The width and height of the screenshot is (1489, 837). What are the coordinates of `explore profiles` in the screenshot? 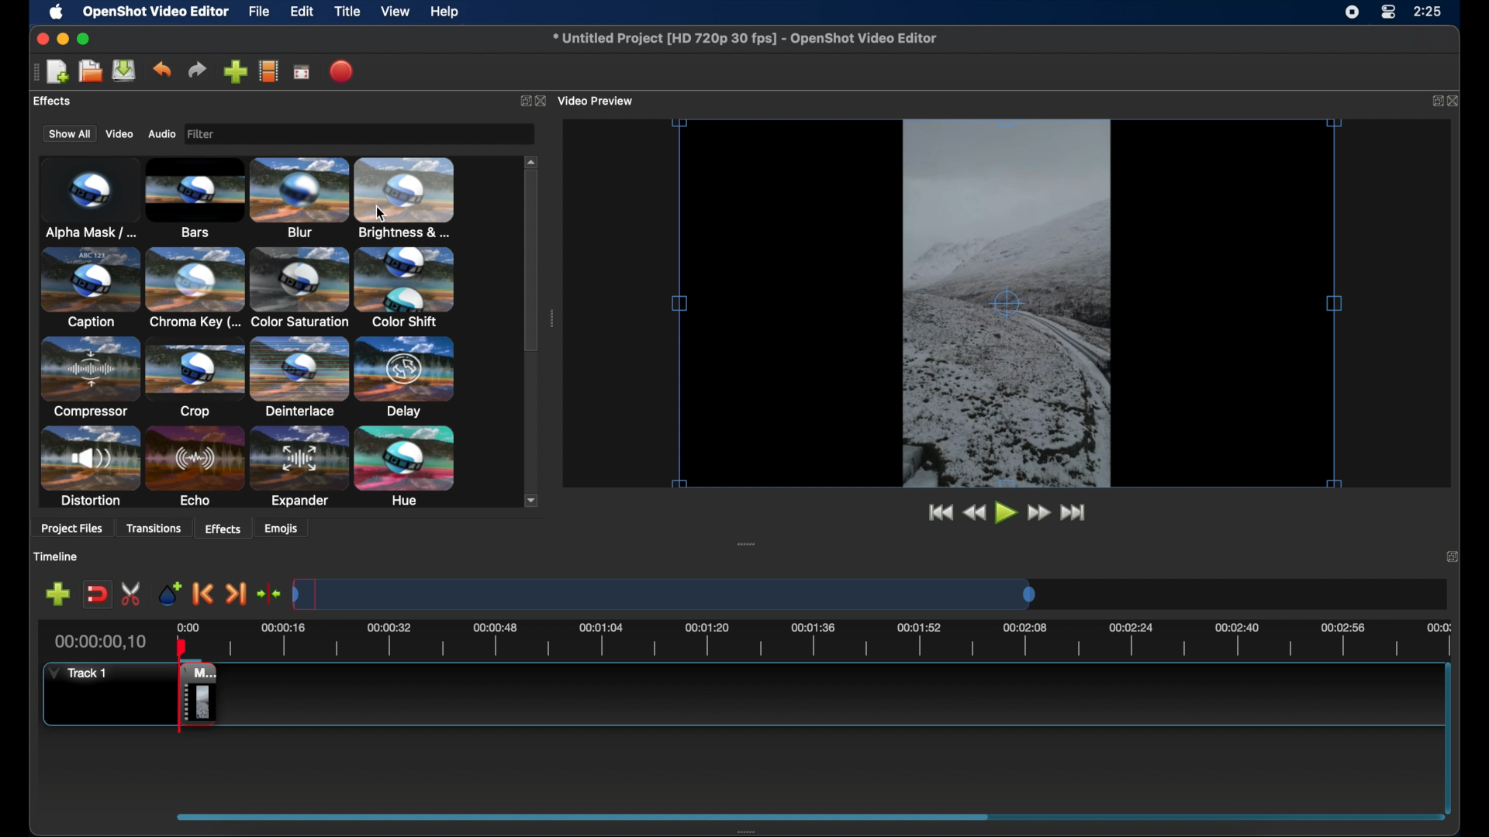 It's located at (270, 72).